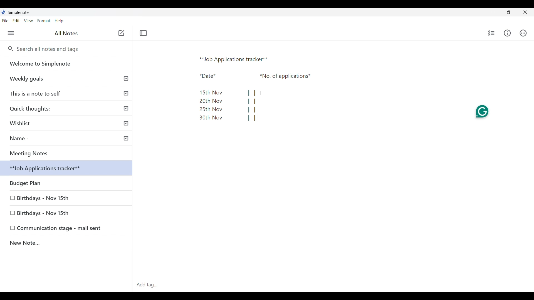 Image resolution: width=534 pixels, height=300 pixels. Describe the element at coordinates (44, 21) in the screenshot. I see `Format` at that location.